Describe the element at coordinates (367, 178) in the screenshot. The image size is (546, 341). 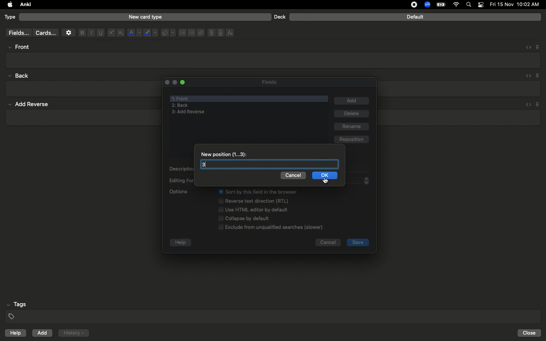
I see `page up` at that location.